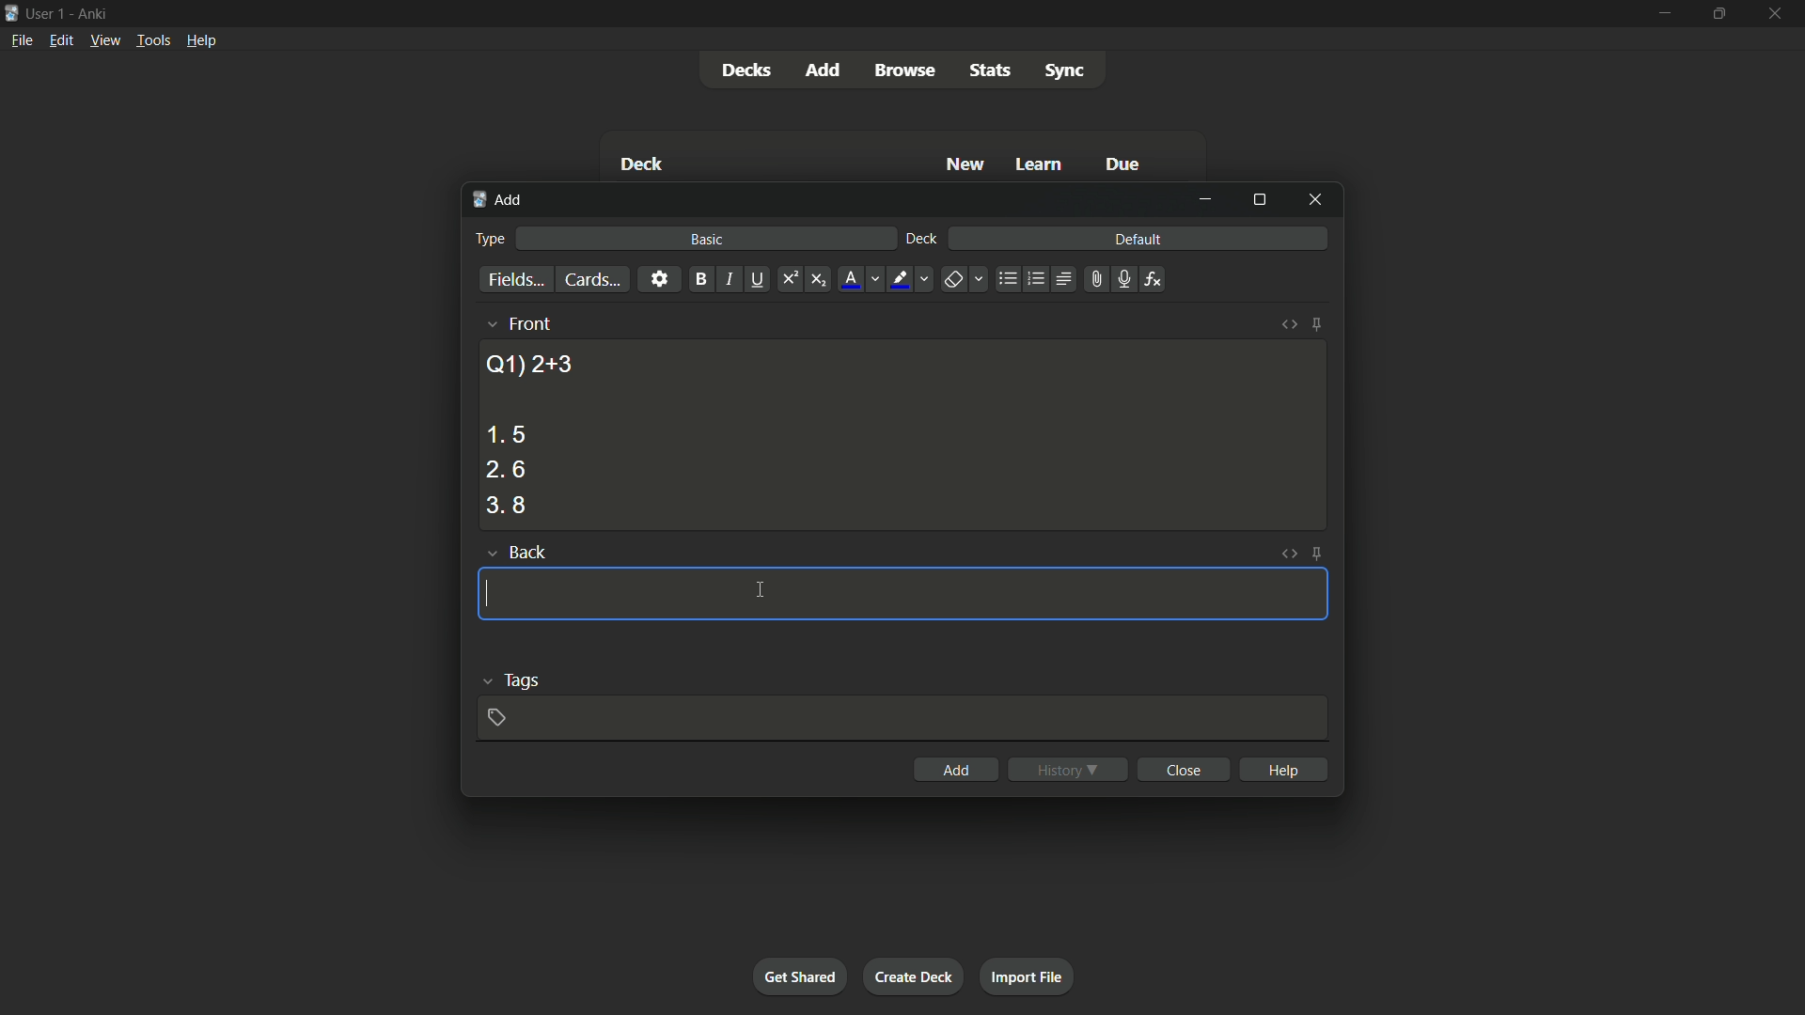  I want to click on highlight text, so click(897, 280).